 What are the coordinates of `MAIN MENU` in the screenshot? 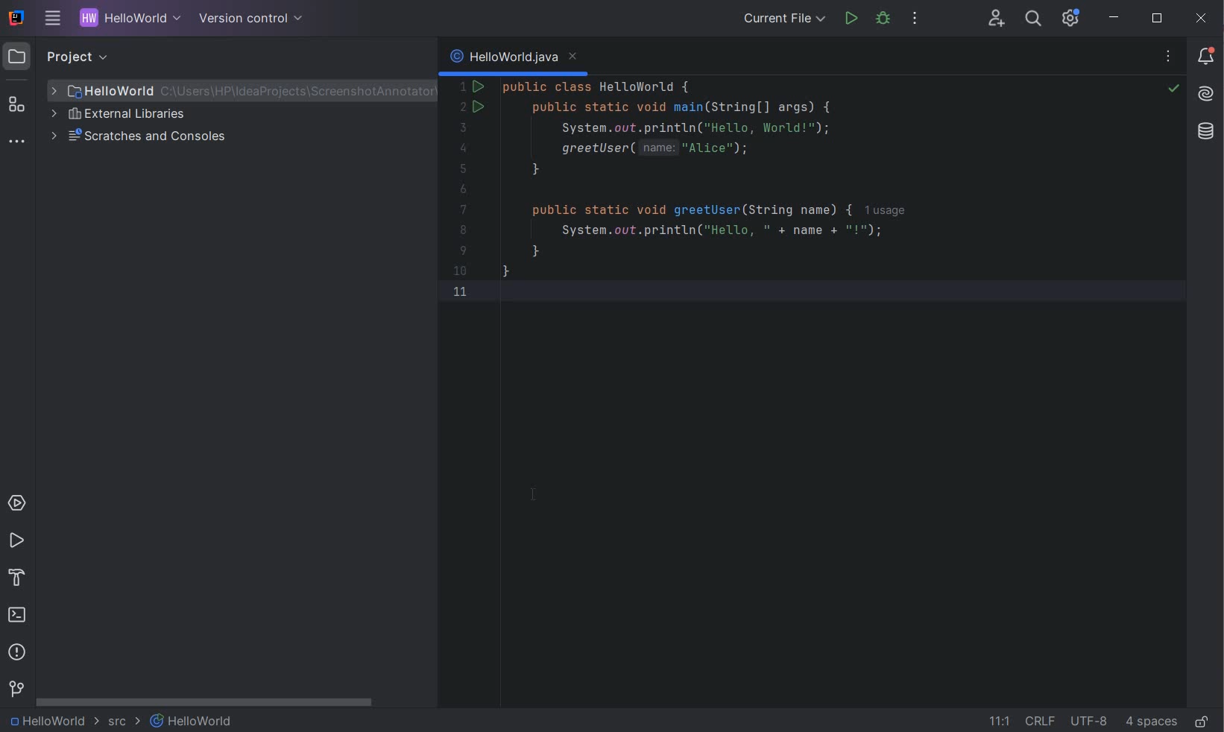 It's located at (49, 19).